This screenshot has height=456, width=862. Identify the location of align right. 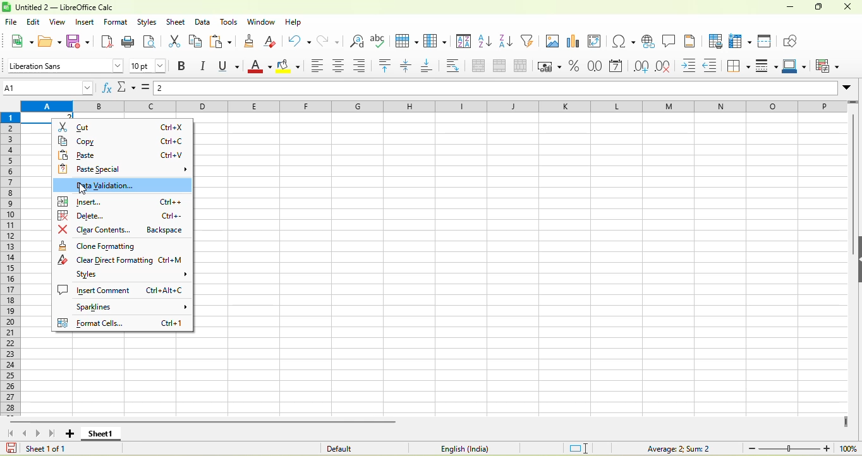
(363, 66).